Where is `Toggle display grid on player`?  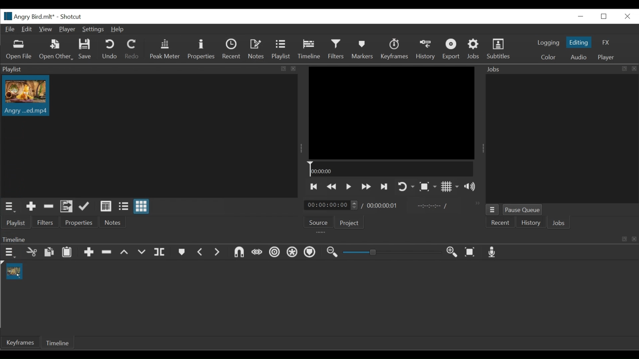 Toggle display grid on player is located at coordinates (450, 186).